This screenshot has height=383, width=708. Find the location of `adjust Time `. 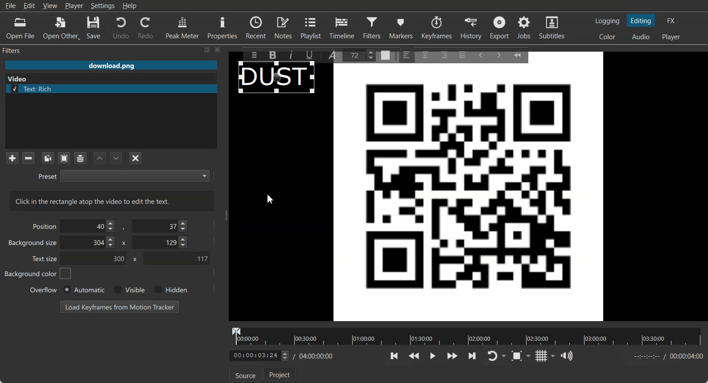

adjust Time  is located at coordinates (259, 356).